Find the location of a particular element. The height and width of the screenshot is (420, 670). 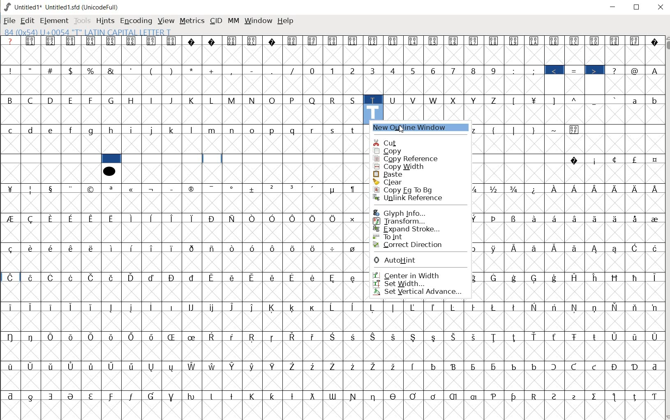

Symbol is located at coordinates (11, 308).